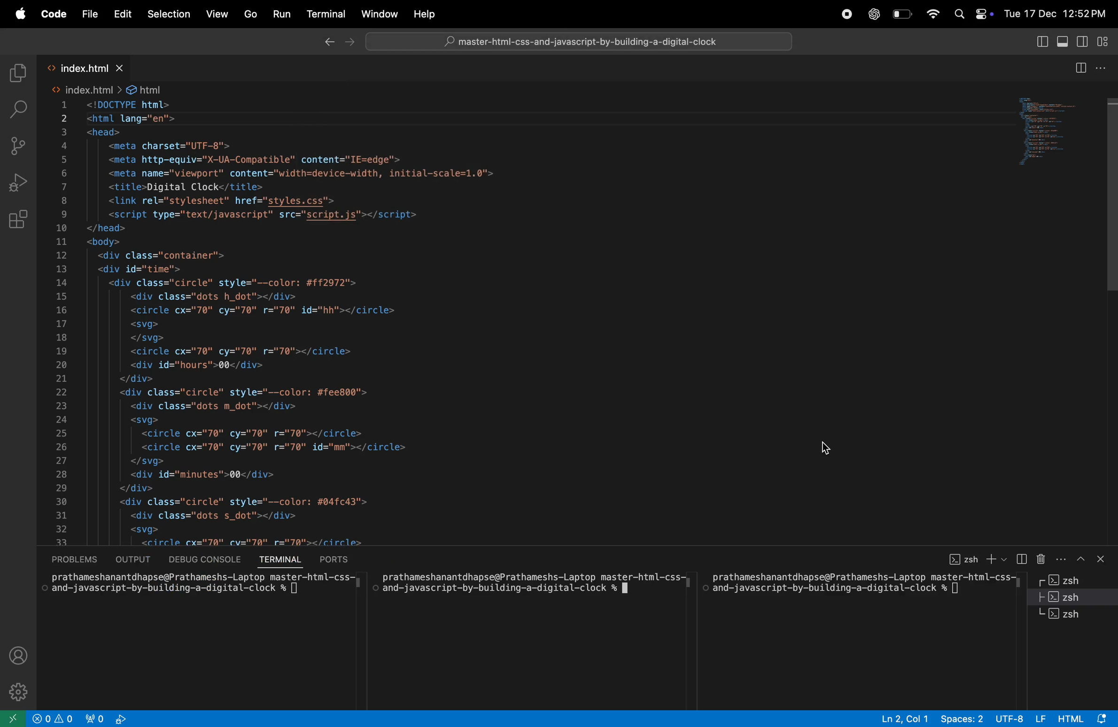 The image size is (1118, 727). Describe the element at coordinates (1081, 42) in the screenshot. I see `view` at that location.